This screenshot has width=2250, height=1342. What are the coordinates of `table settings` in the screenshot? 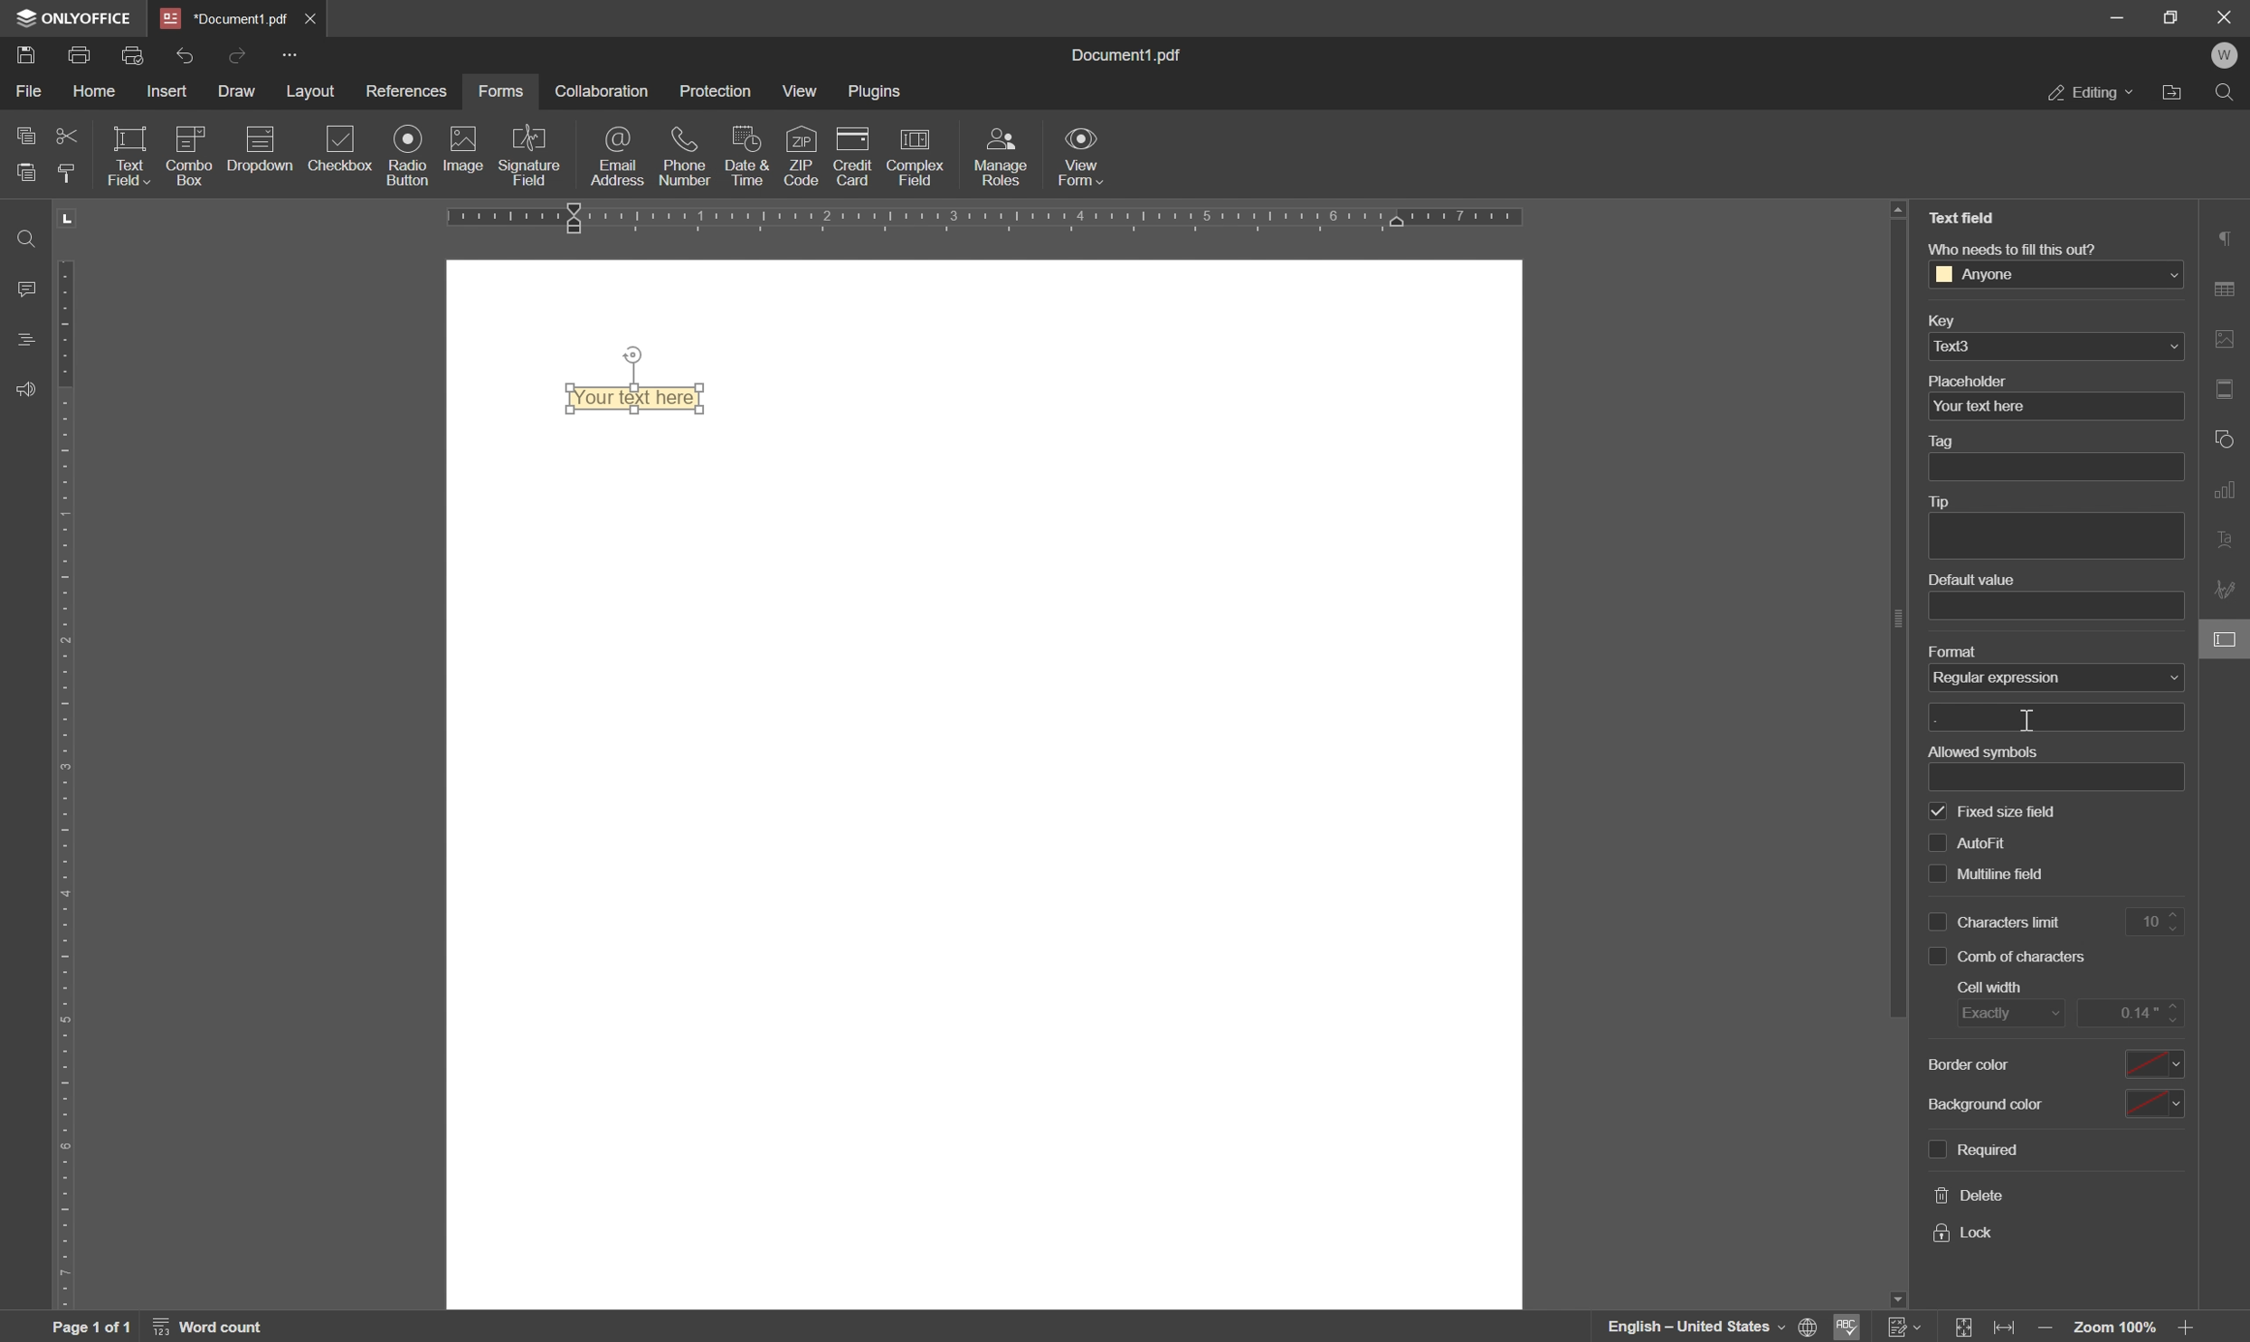 It's located at (2229, 288).